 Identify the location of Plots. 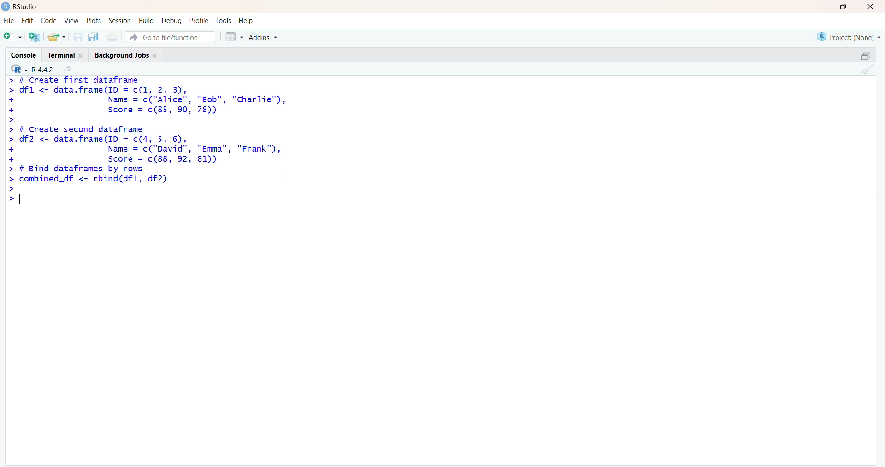
(93, 20).